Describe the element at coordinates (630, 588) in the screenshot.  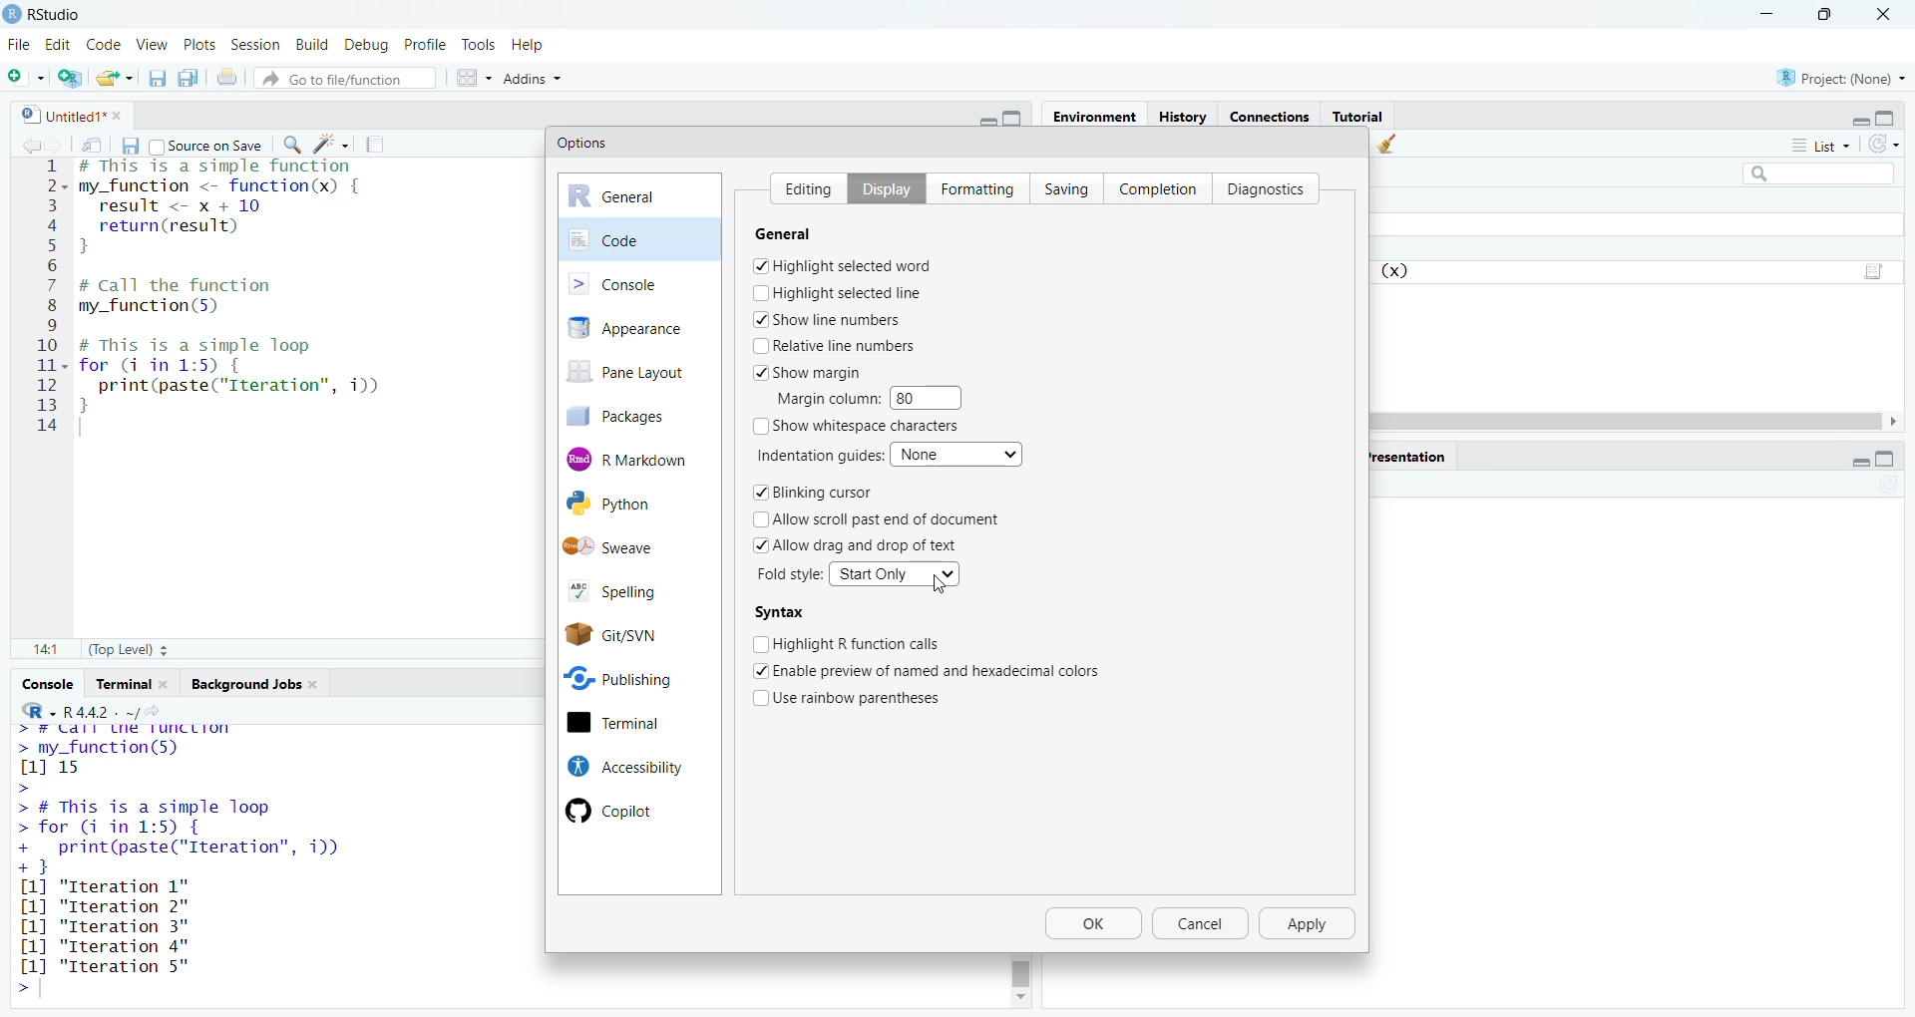
I see `spelling` at that location.